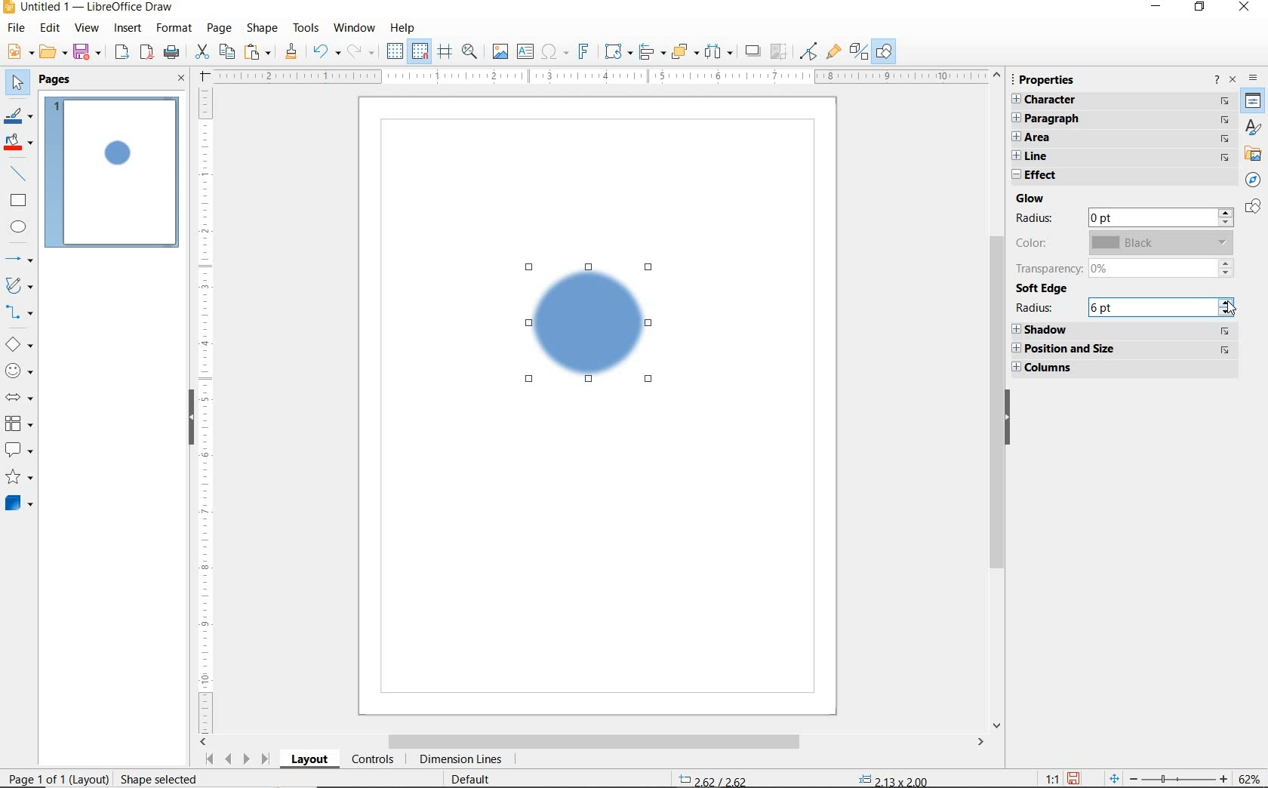 The height and width of the screenshot is (788, 1268). What do you see at coordinates (209, 762) in the screenshot?
I see `First page` at bounding box center [209, 762].